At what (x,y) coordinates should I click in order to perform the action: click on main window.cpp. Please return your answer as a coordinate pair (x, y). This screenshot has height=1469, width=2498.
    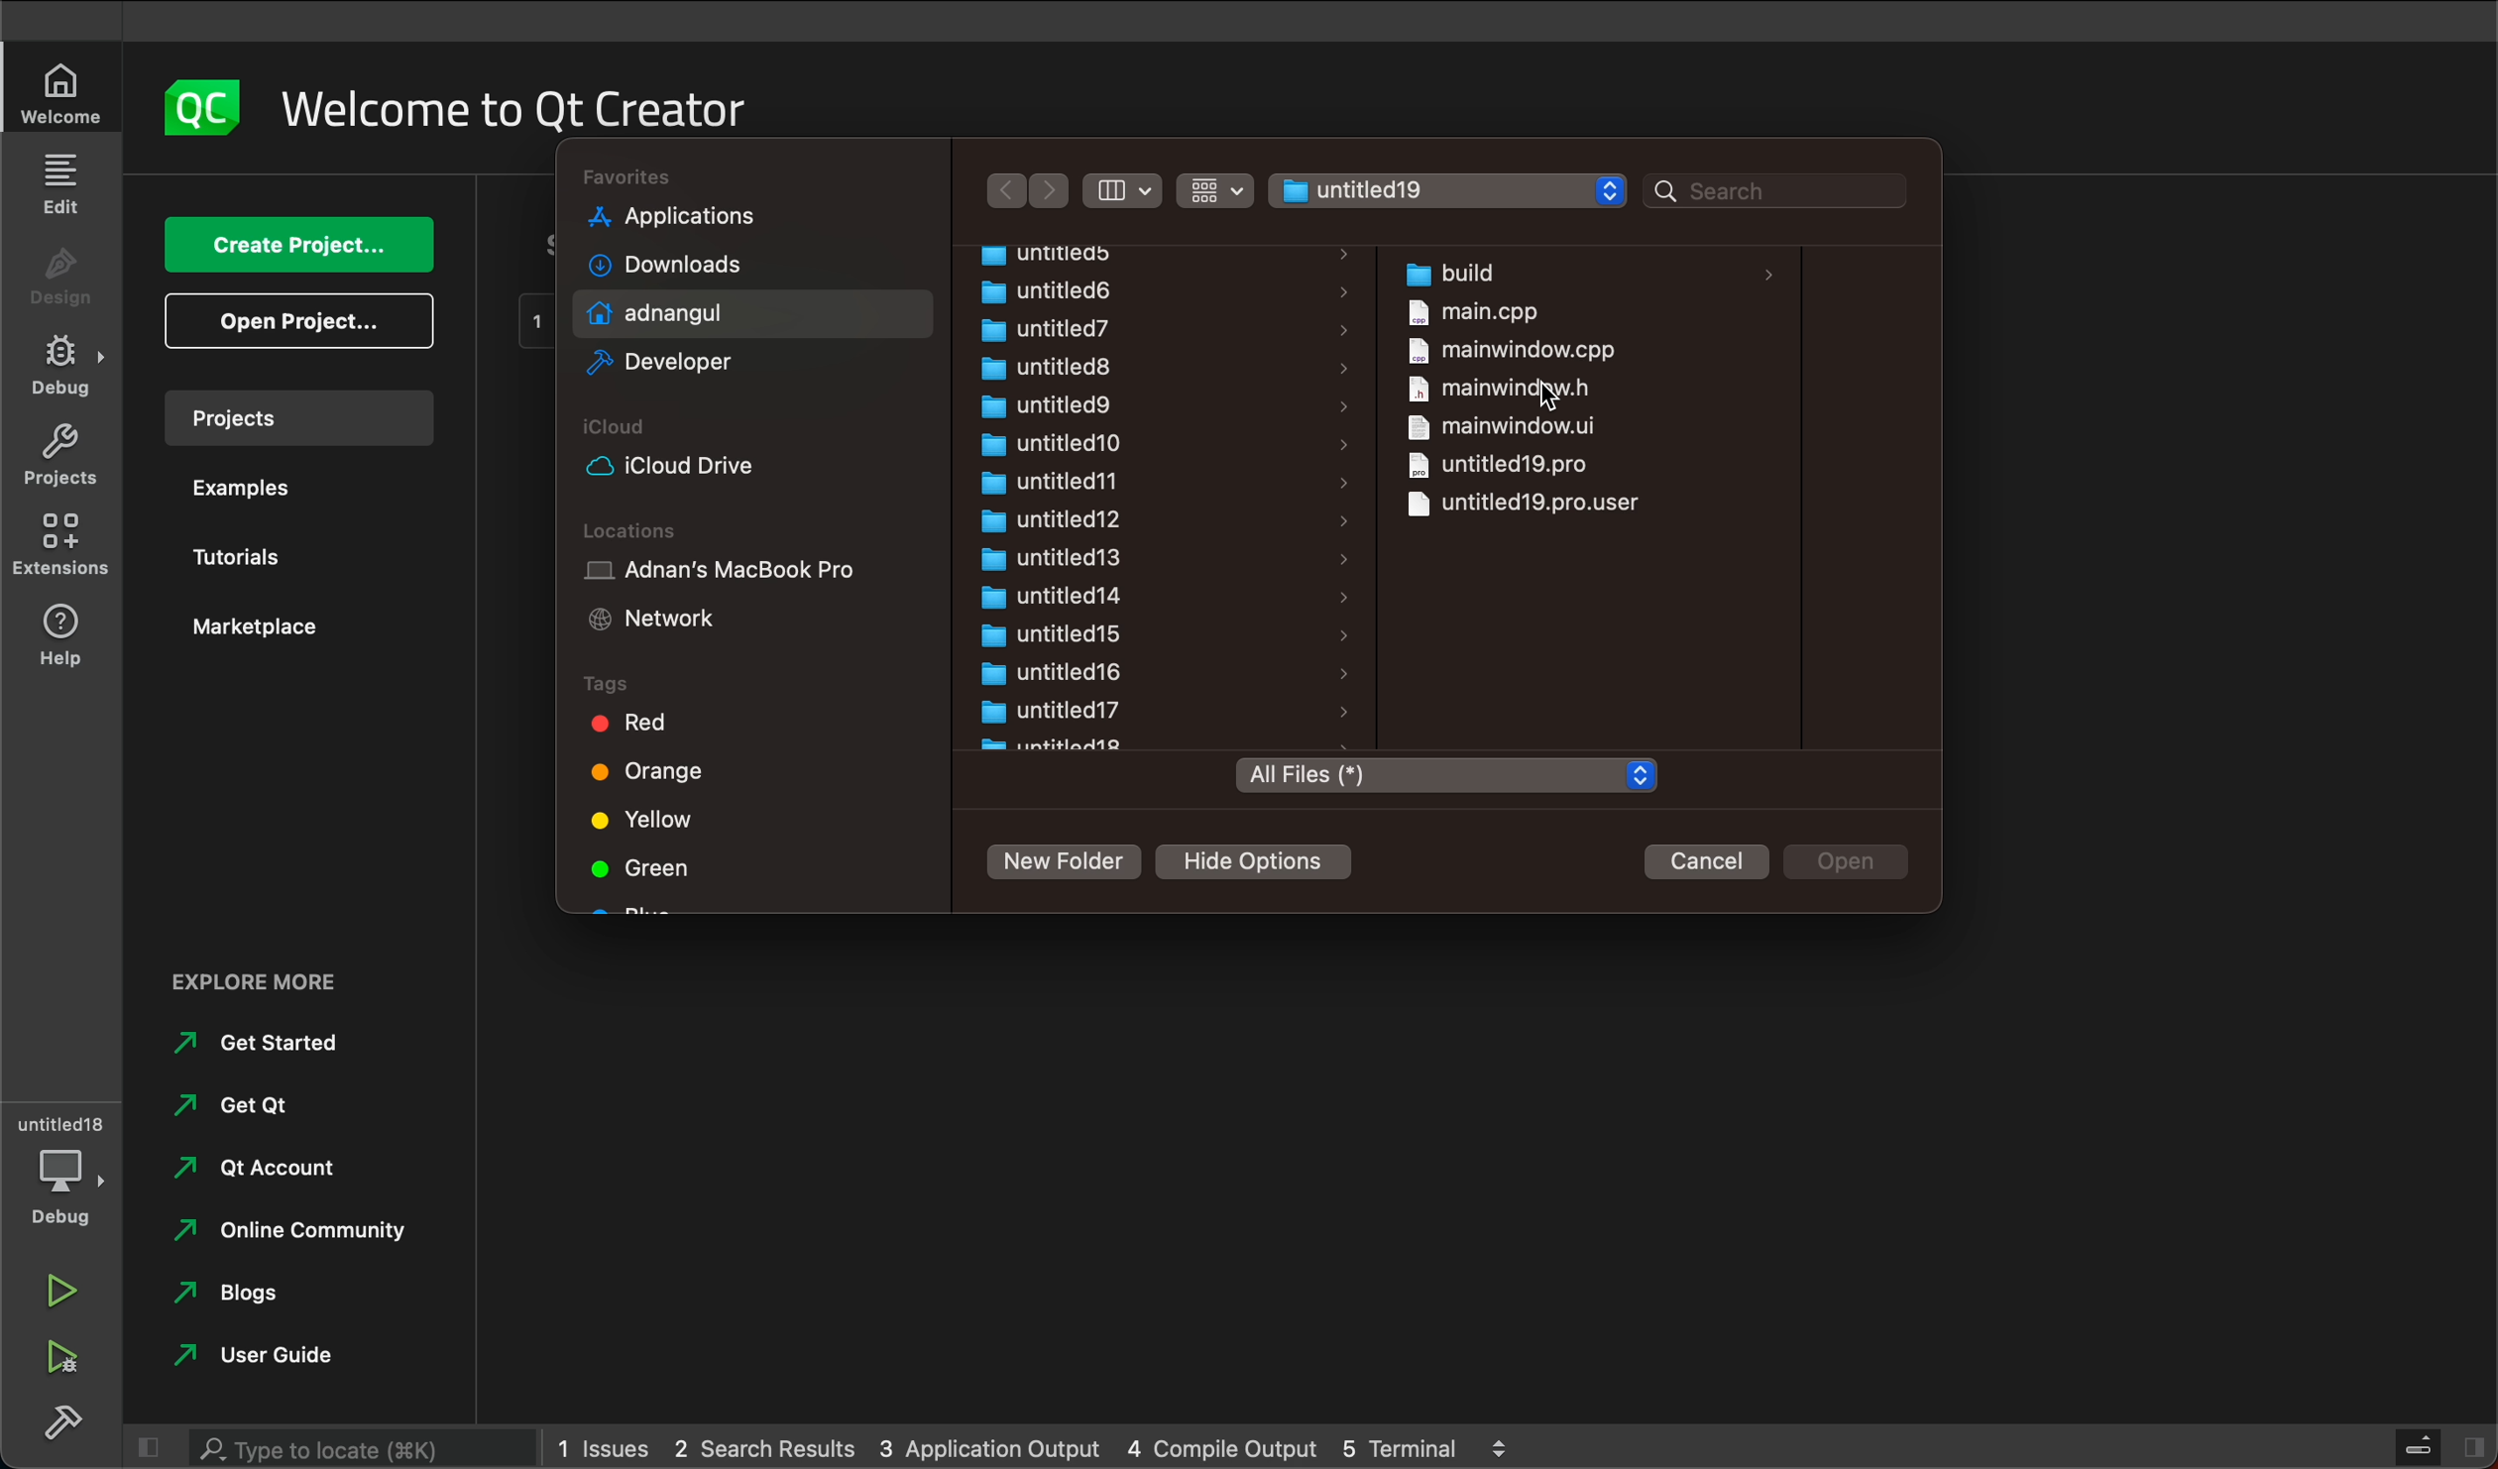
    Looking at the image, I should click on (1511, 348).